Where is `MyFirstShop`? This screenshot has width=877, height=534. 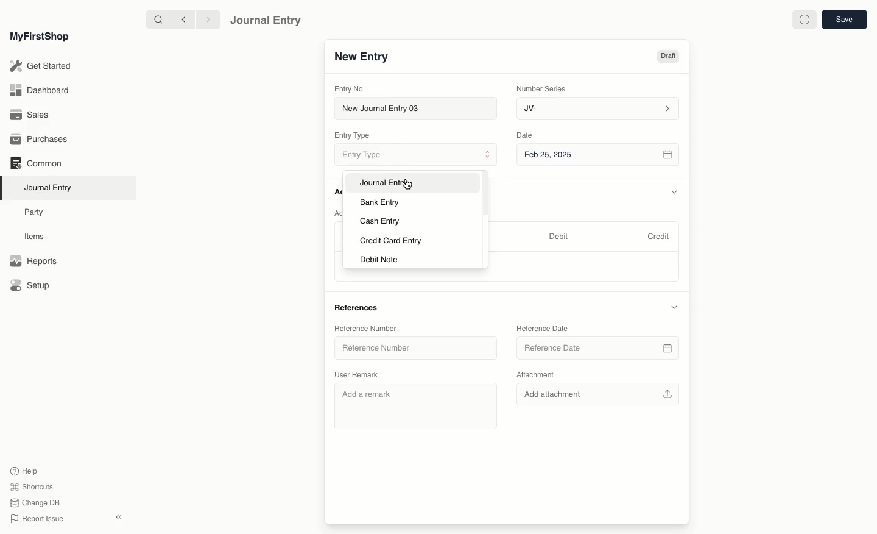
MyFirstShop is located at coordinates (38, 37).